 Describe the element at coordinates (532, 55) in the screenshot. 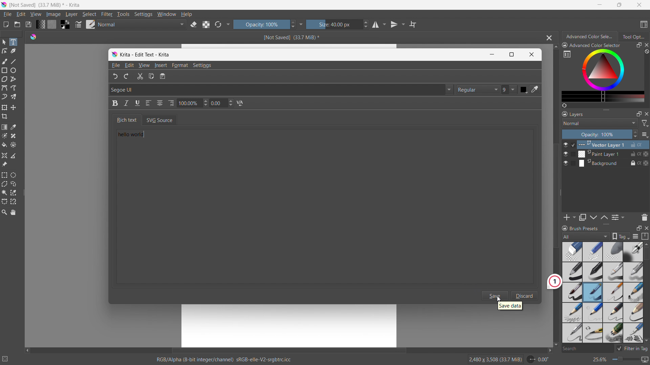

I see `Close` at that location.